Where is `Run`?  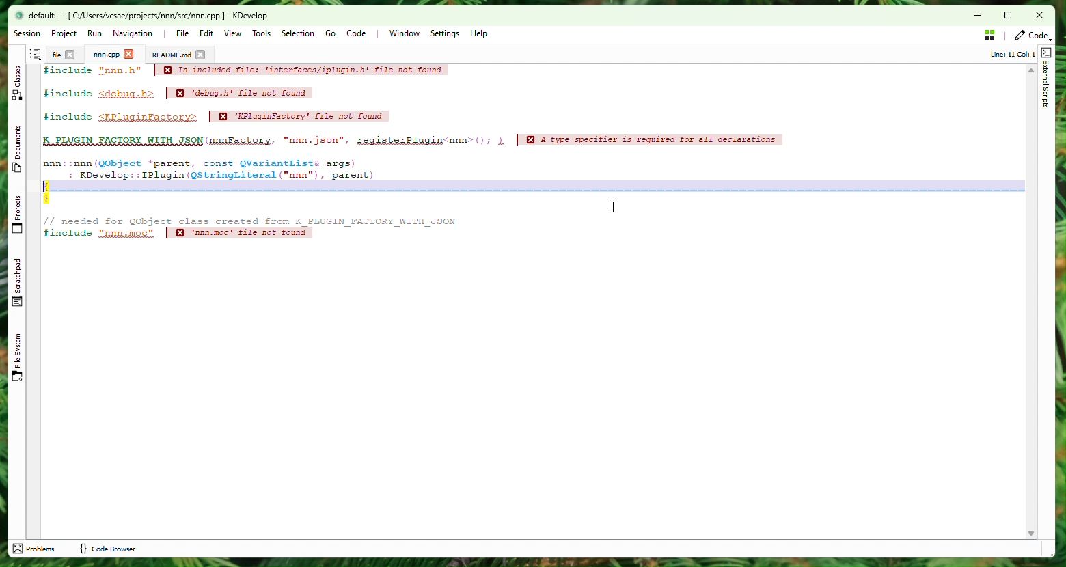
Run is located at coordinates (94, 33).